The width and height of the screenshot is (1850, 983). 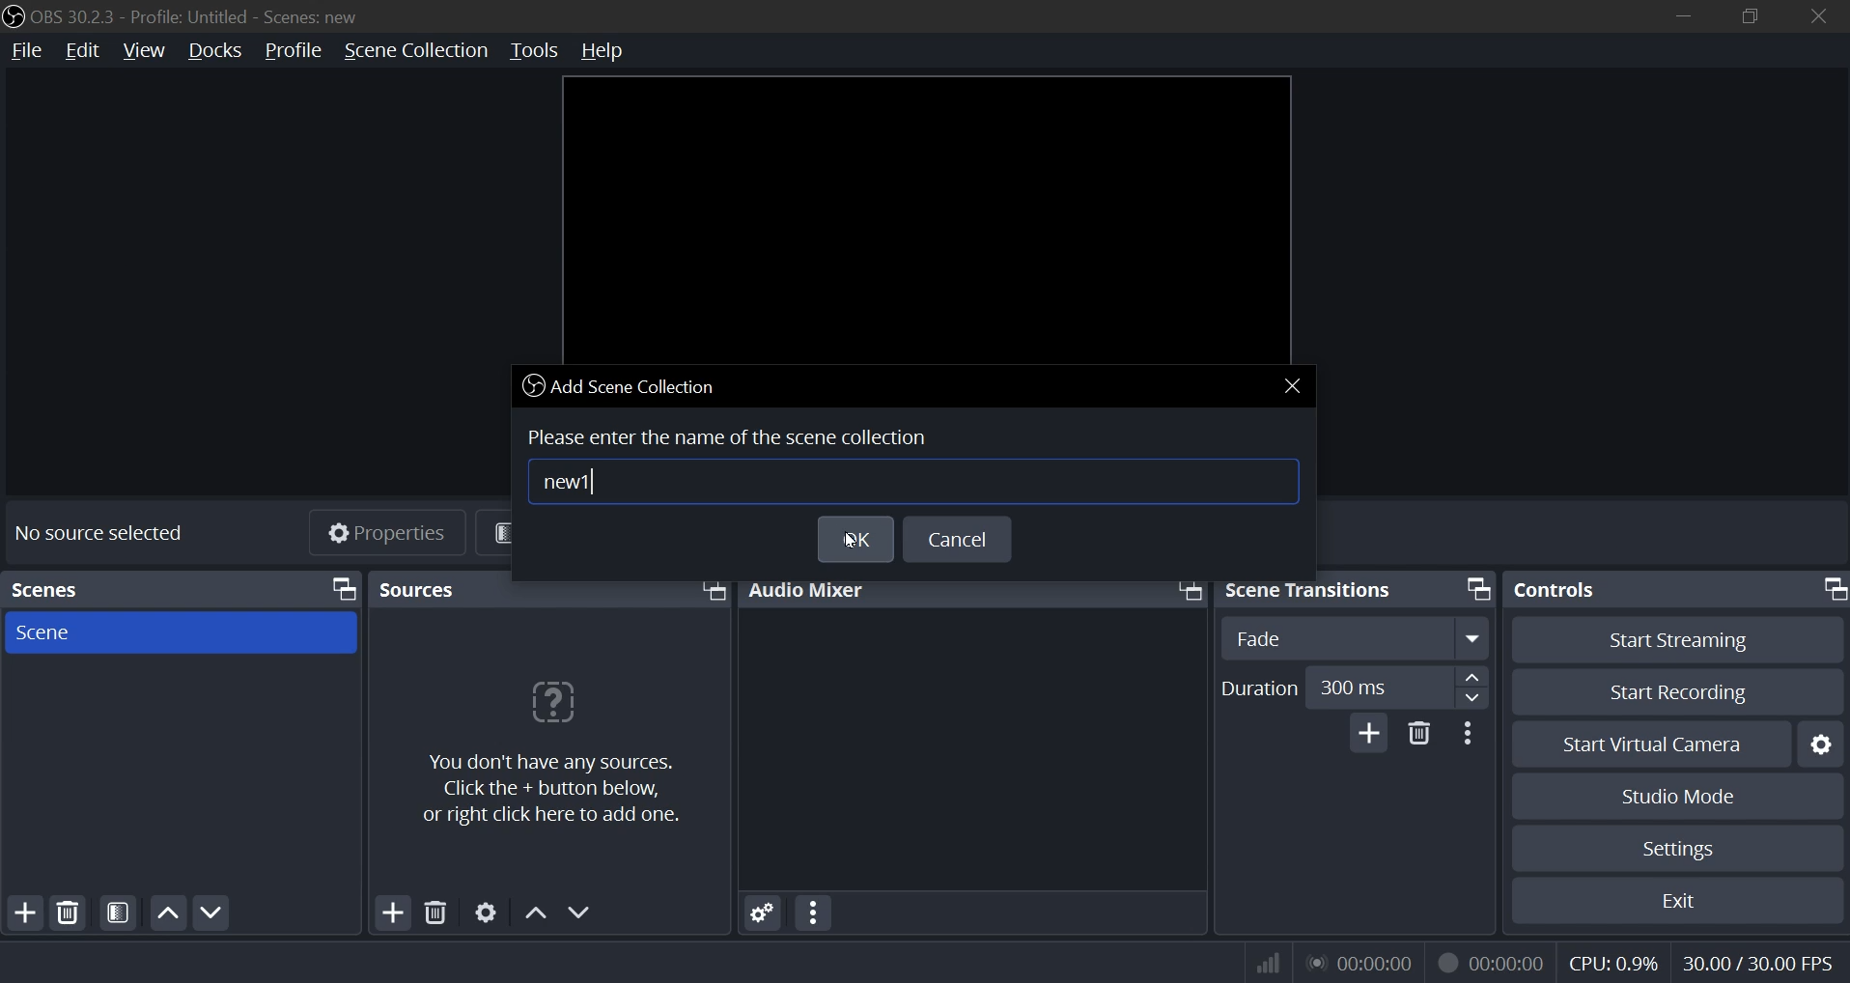 I want to click on audio mixer, so click(x=813, y=587).